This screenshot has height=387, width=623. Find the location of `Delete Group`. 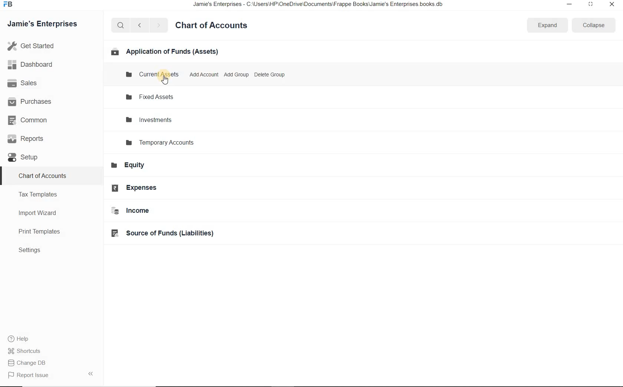

Delete Group is located at coordinates (269, 75).